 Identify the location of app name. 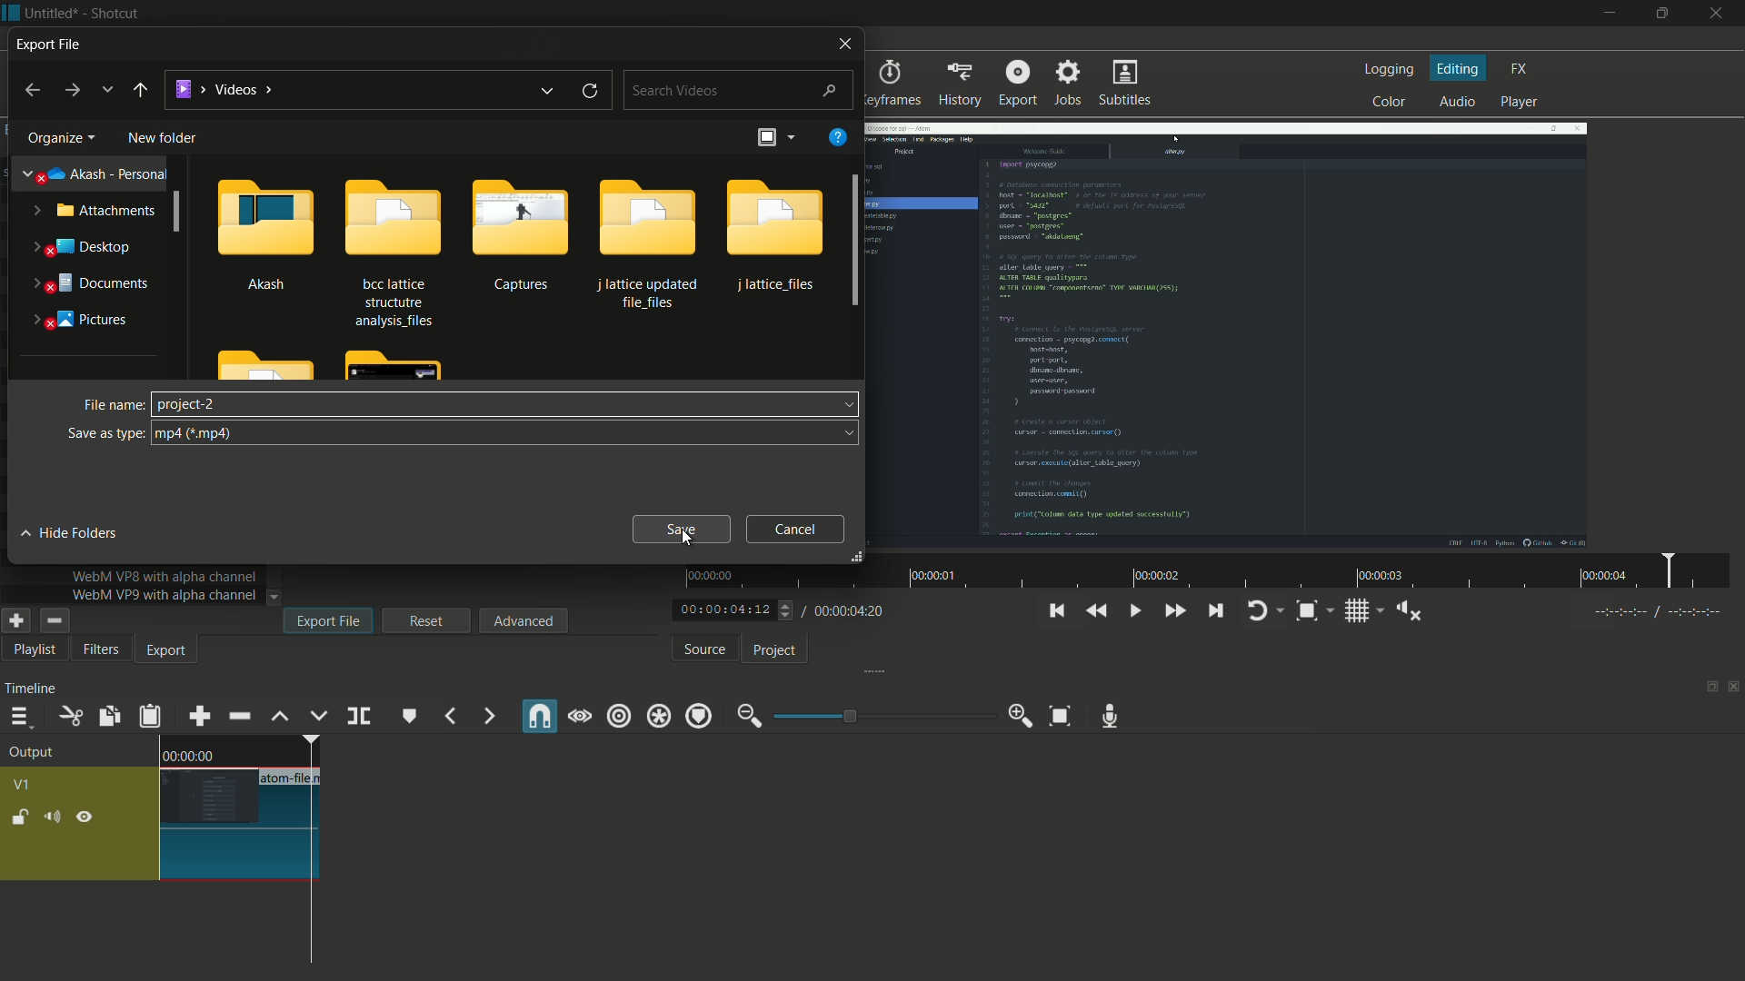
(113, 13).